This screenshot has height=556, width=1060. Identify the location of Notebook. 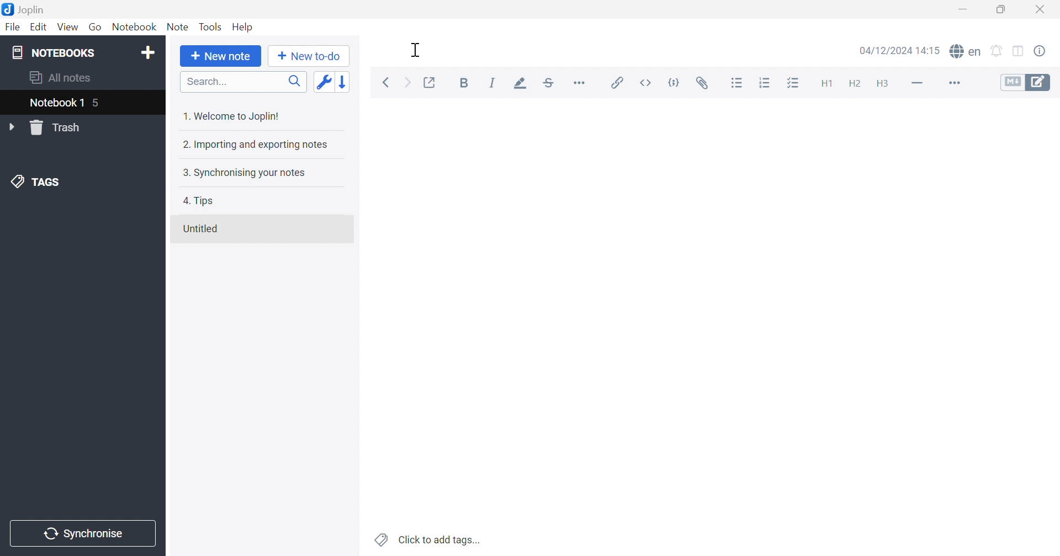
(133, 27).